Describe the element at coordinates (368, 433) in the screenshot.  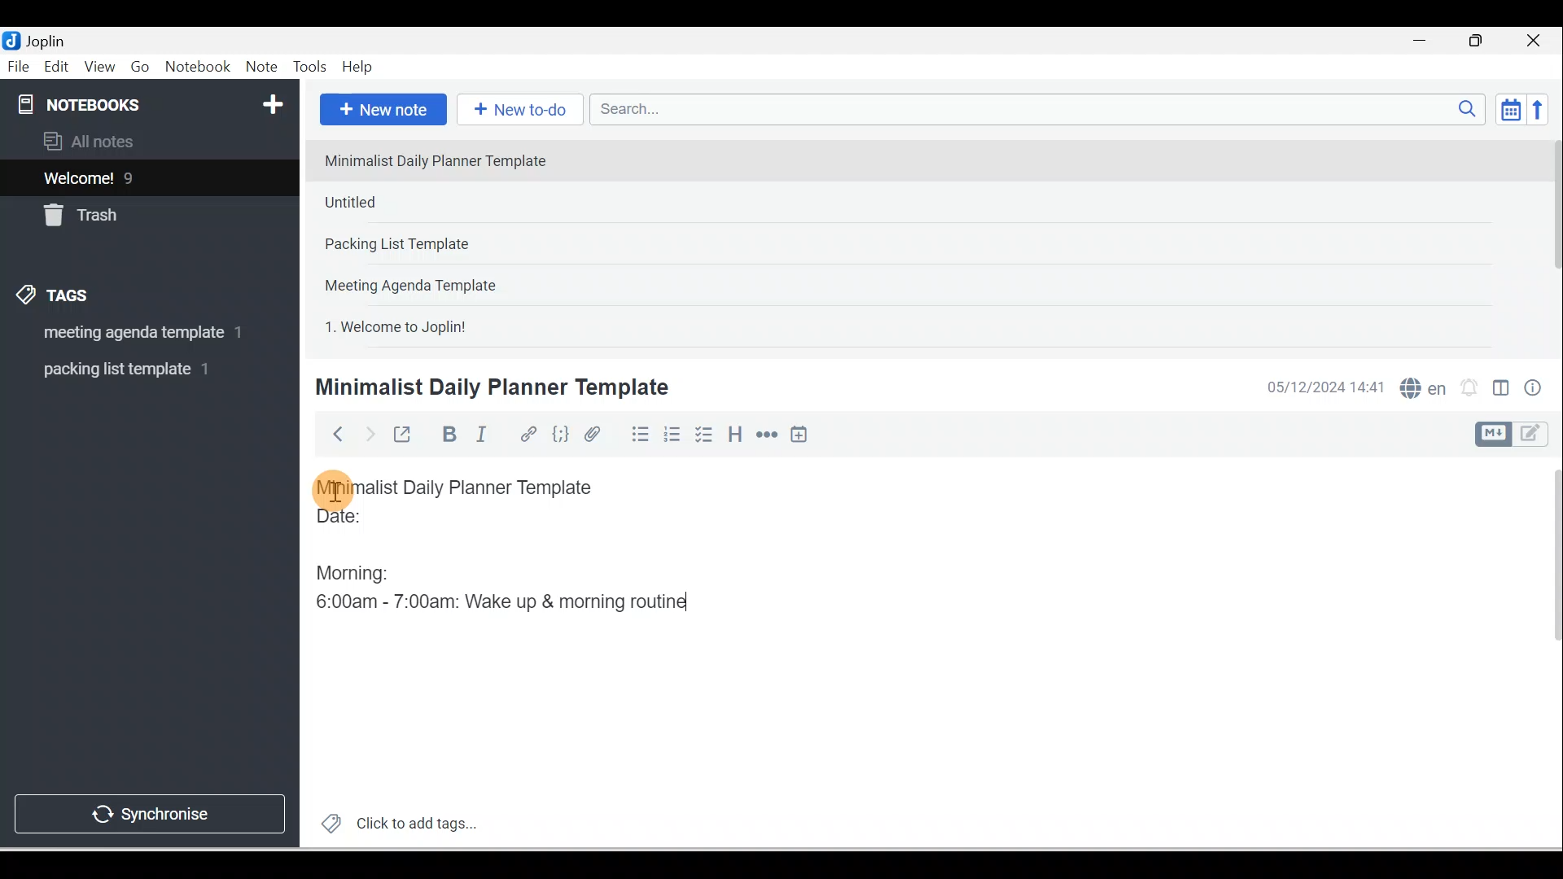
I see `Forward` at that location.